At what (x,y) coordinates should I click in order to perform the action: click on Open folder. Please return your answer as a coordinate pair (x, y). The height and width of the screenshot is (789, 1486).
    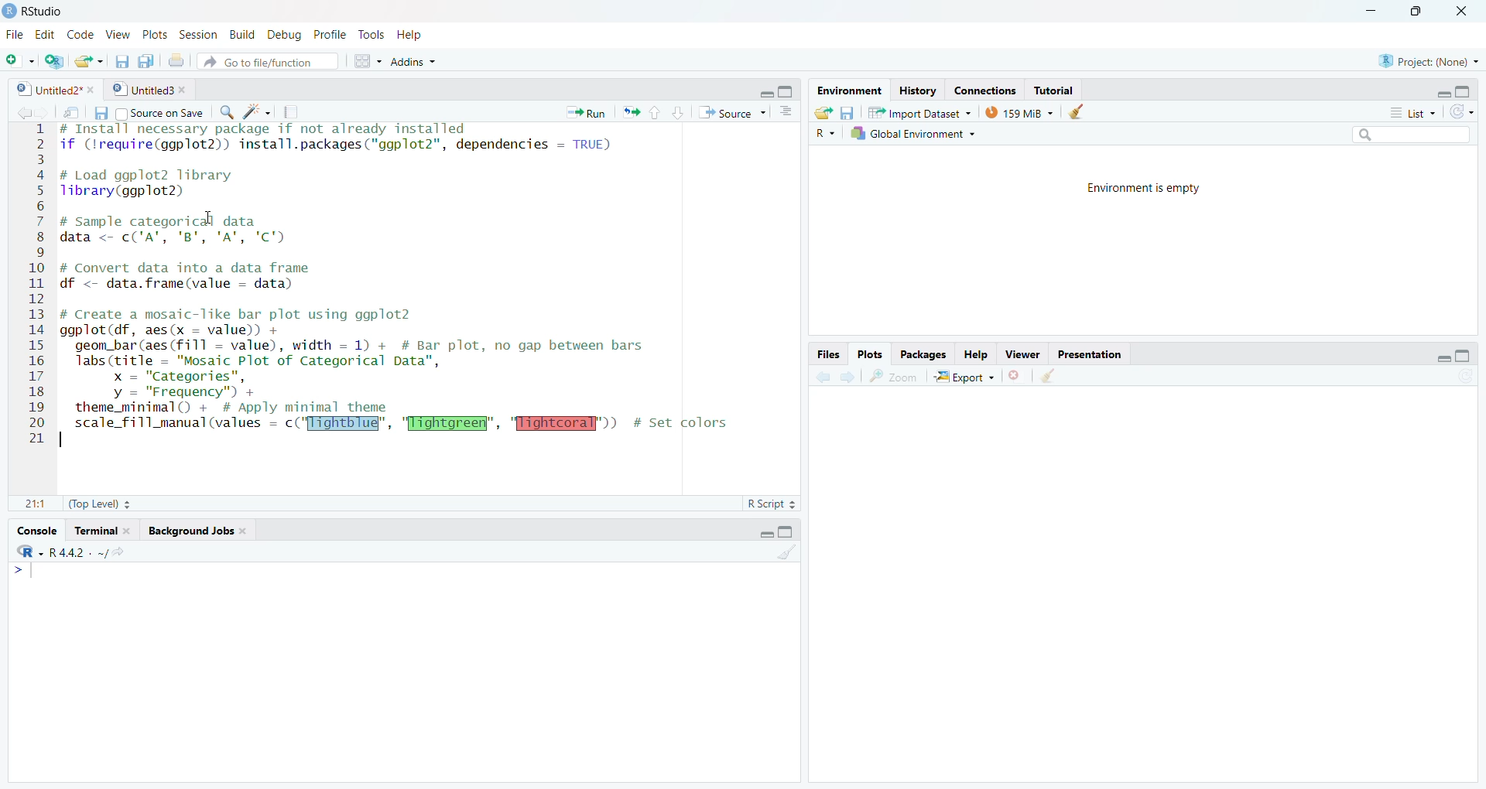
    Looking at the image, I should click on (87, 61).